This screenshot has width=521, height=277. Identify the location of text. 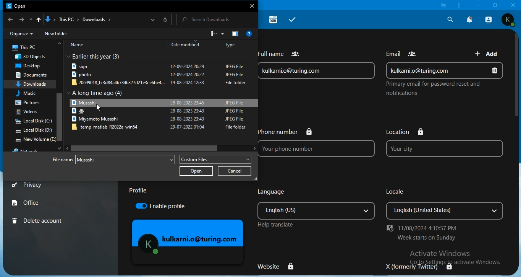
(100, 93).